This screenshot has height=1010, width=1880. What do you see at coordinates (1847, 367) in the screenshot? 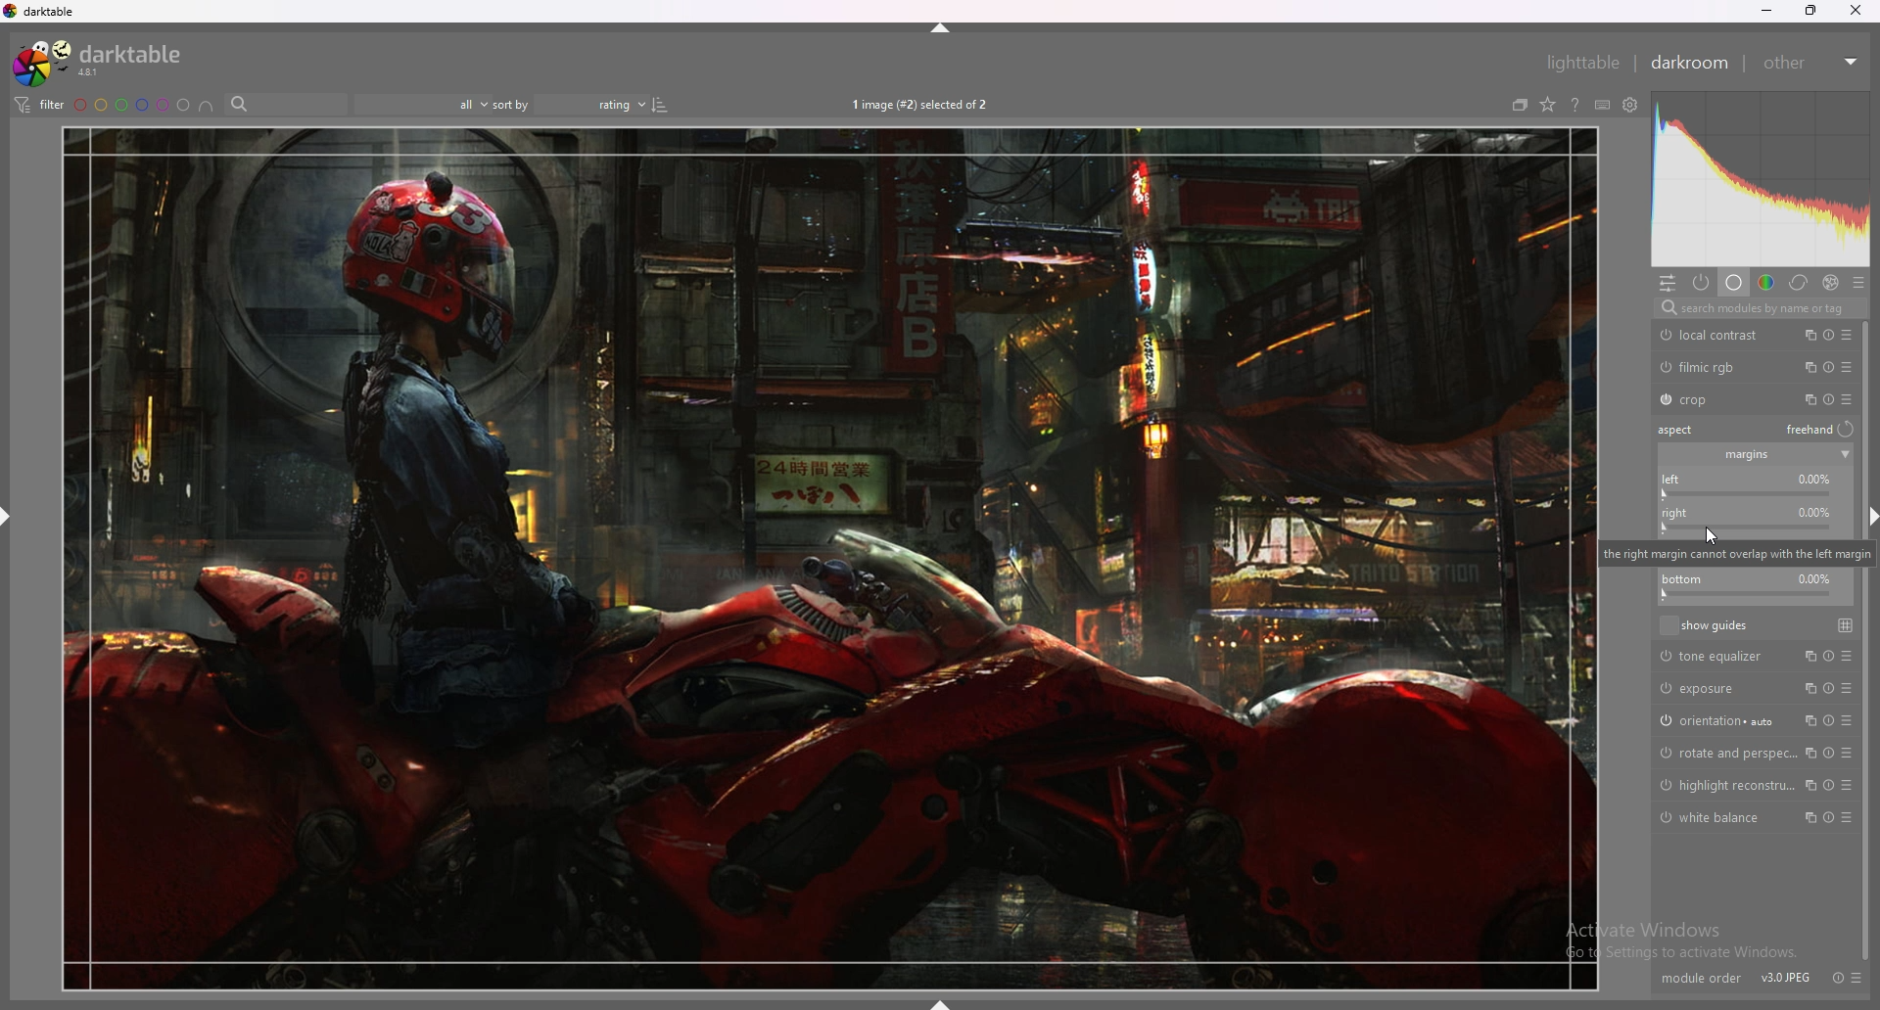
I see `presets` at bounding box center [1847, 367].